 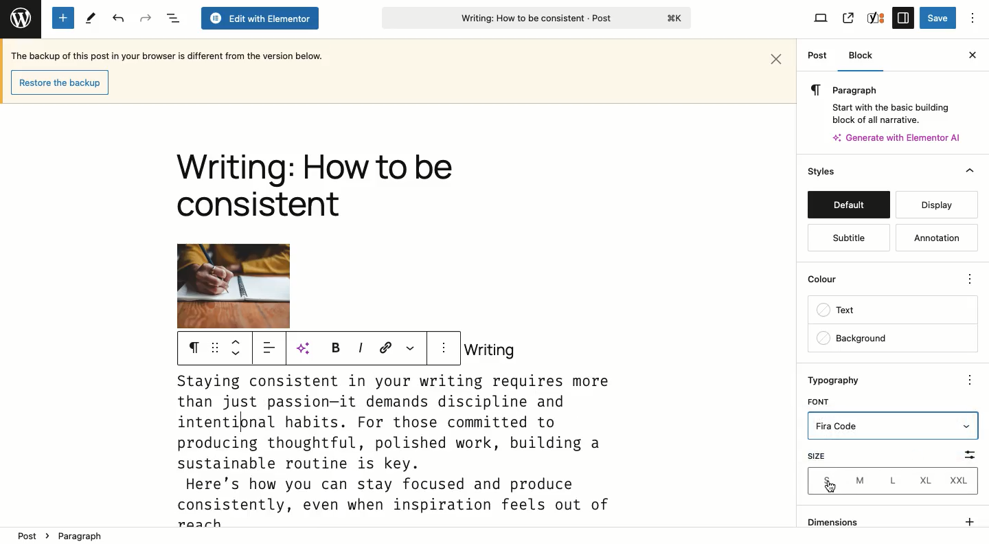 I want to click on More, so click(x=971, y=277).